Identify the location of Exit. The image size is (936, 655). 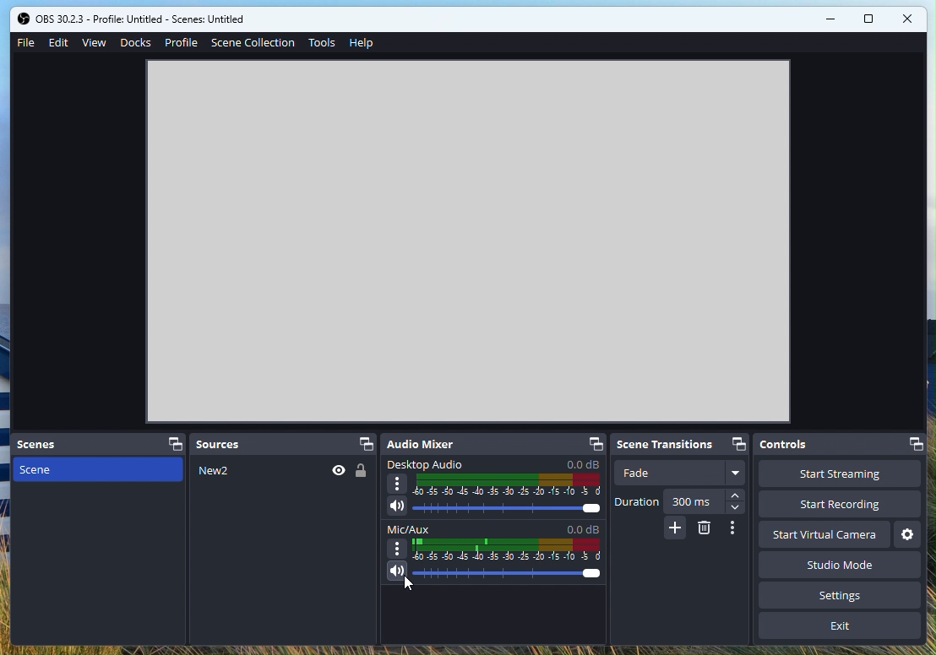
(840, 626).